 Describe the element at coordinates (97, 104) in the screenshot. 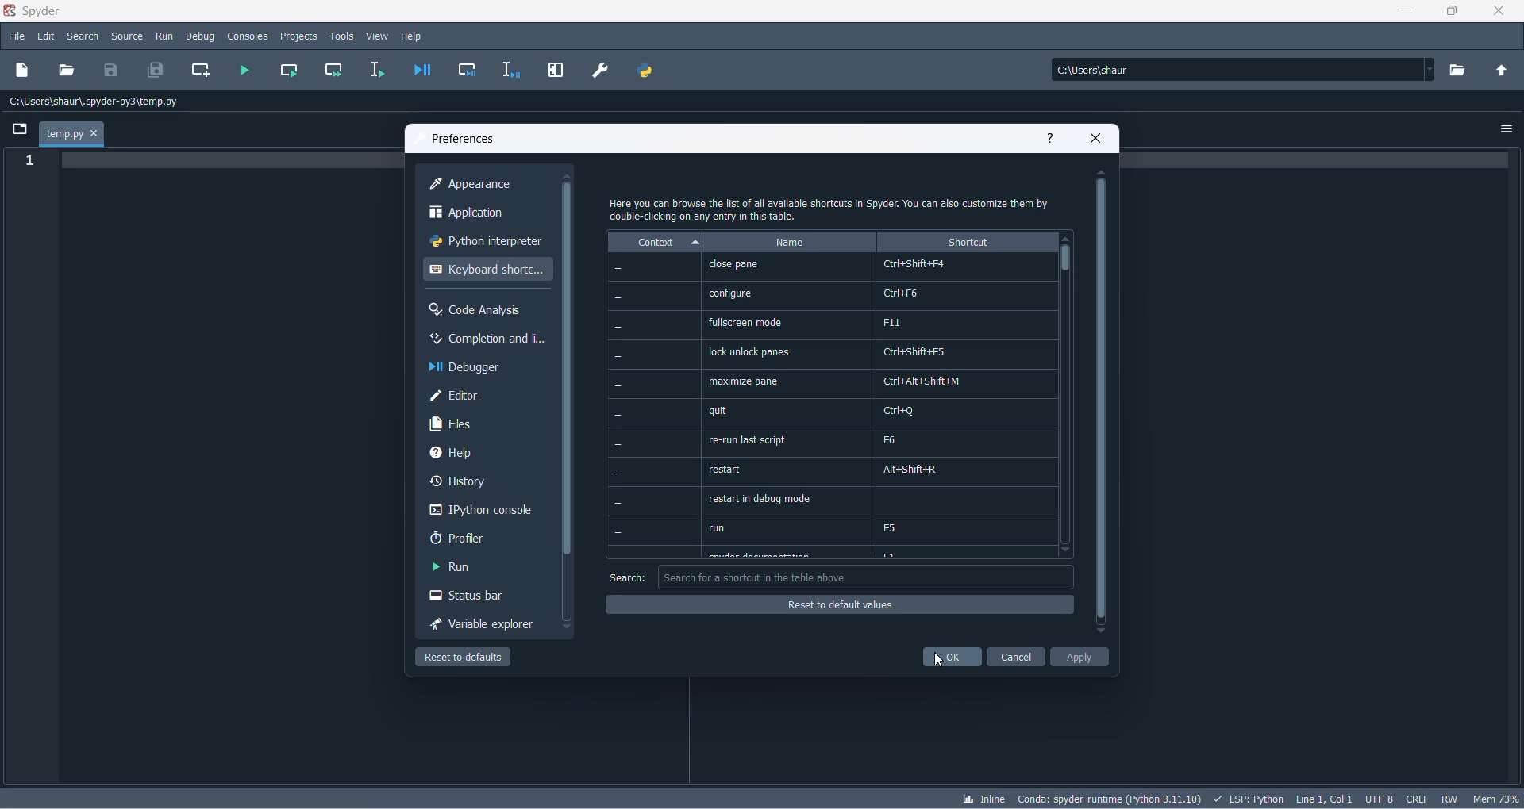

I see `path` at that location.